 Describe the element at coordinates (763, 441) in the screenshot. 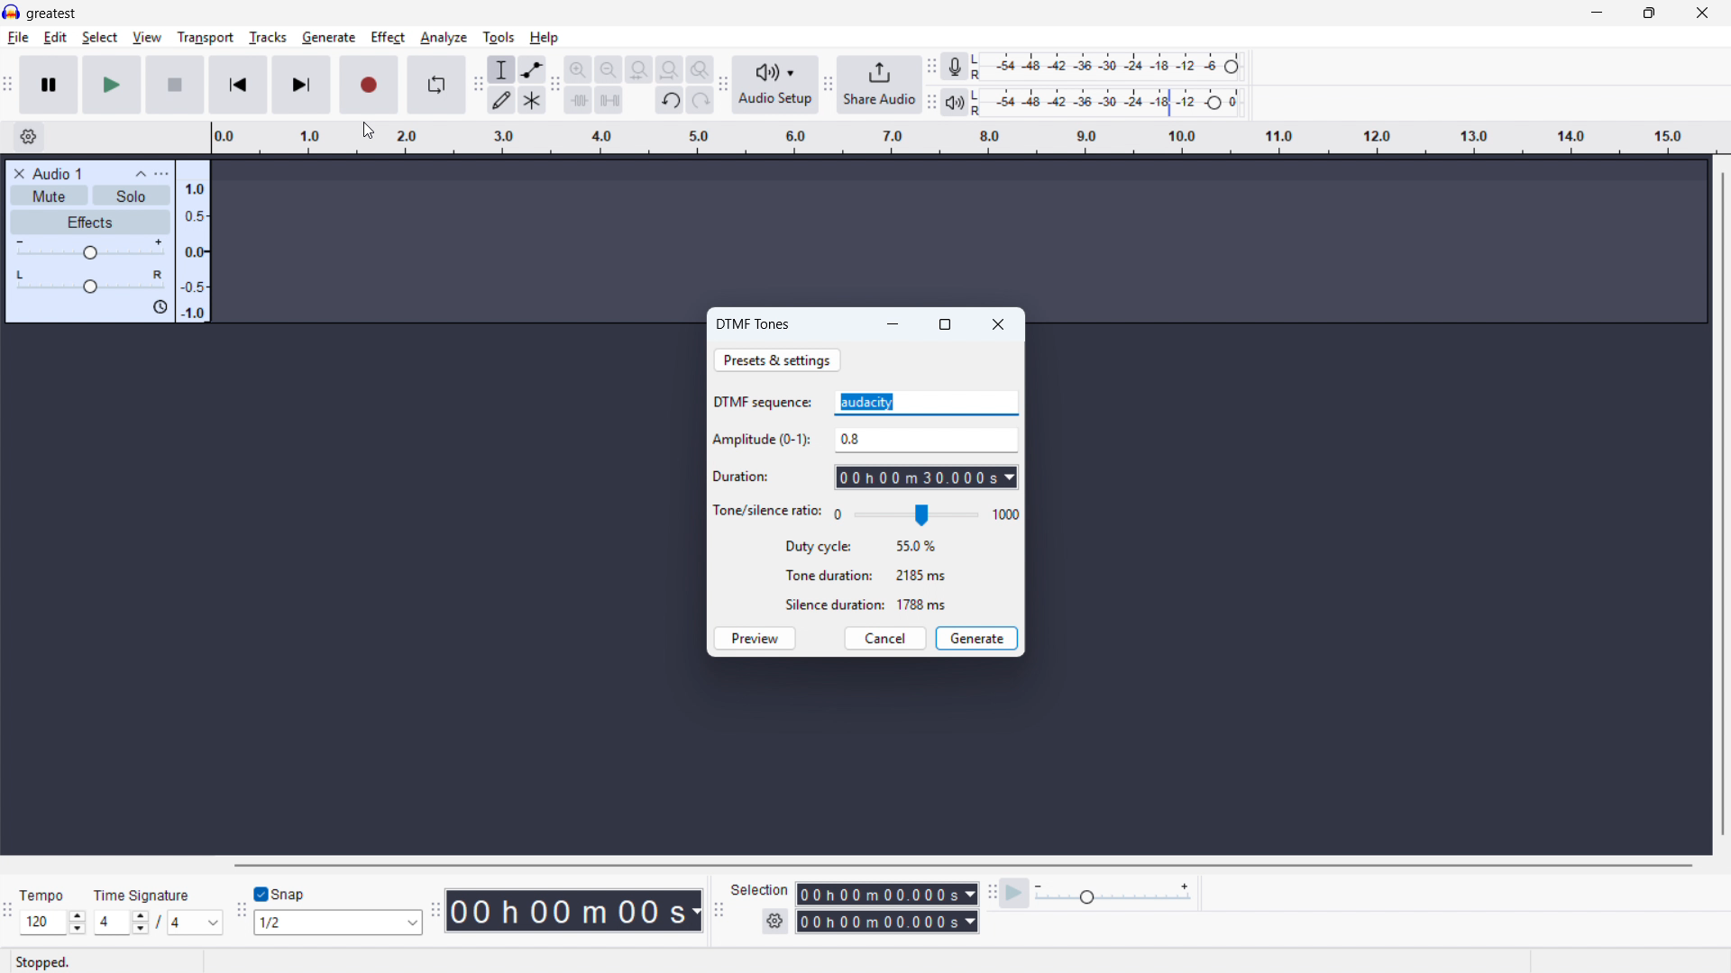

I see `amplitude (0-1)` at that location.